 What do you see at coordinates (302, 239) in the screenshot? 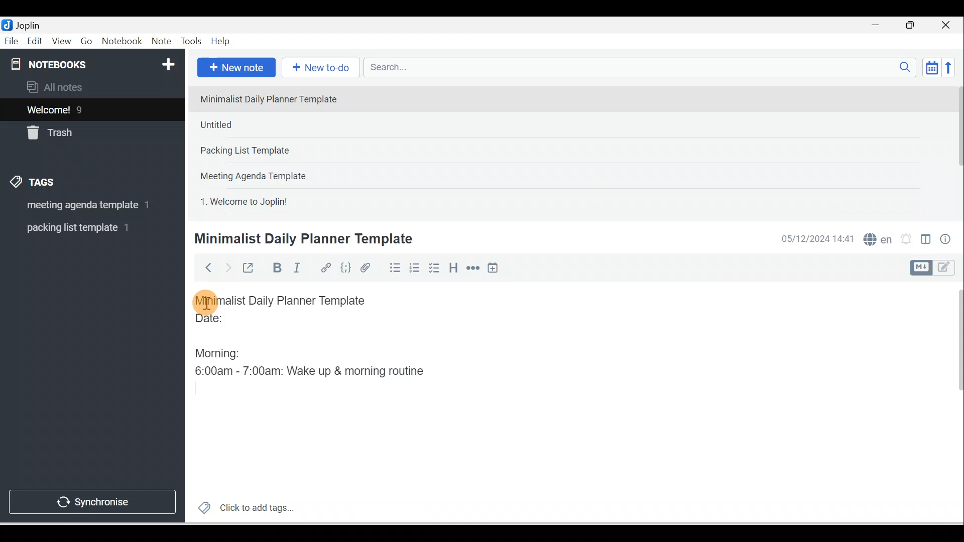
I see `Minimalist Daily Planner Template` at bounding box center [302, 239].